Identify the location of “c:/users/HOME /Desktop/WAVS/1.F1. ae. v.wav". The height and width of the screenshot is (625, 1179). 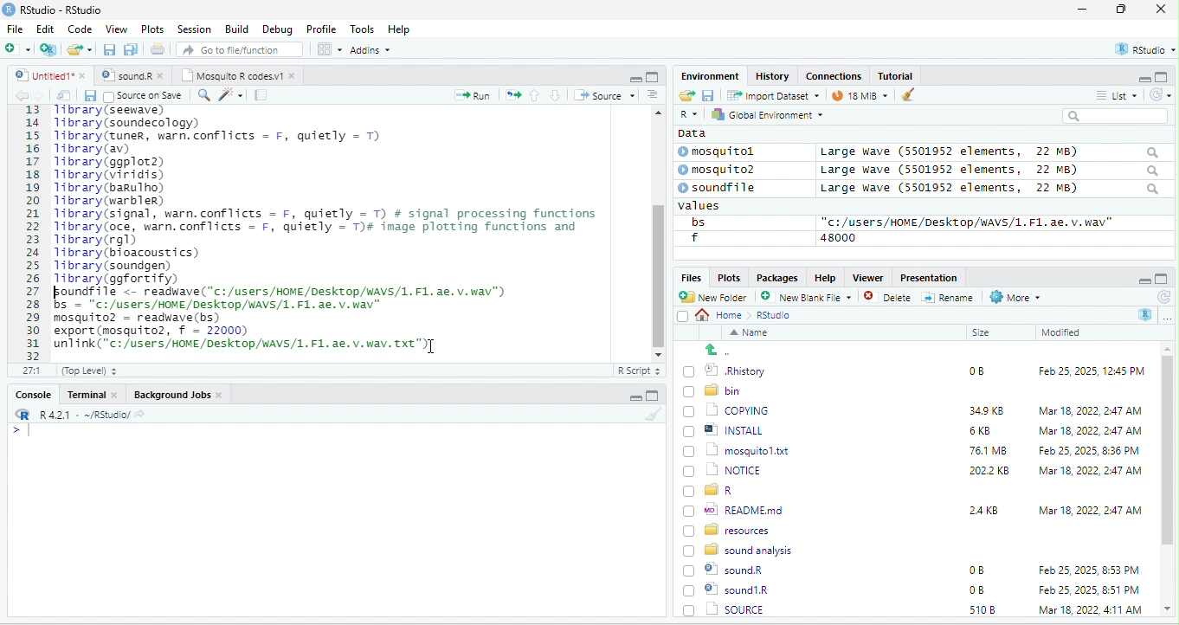
(967, 222).